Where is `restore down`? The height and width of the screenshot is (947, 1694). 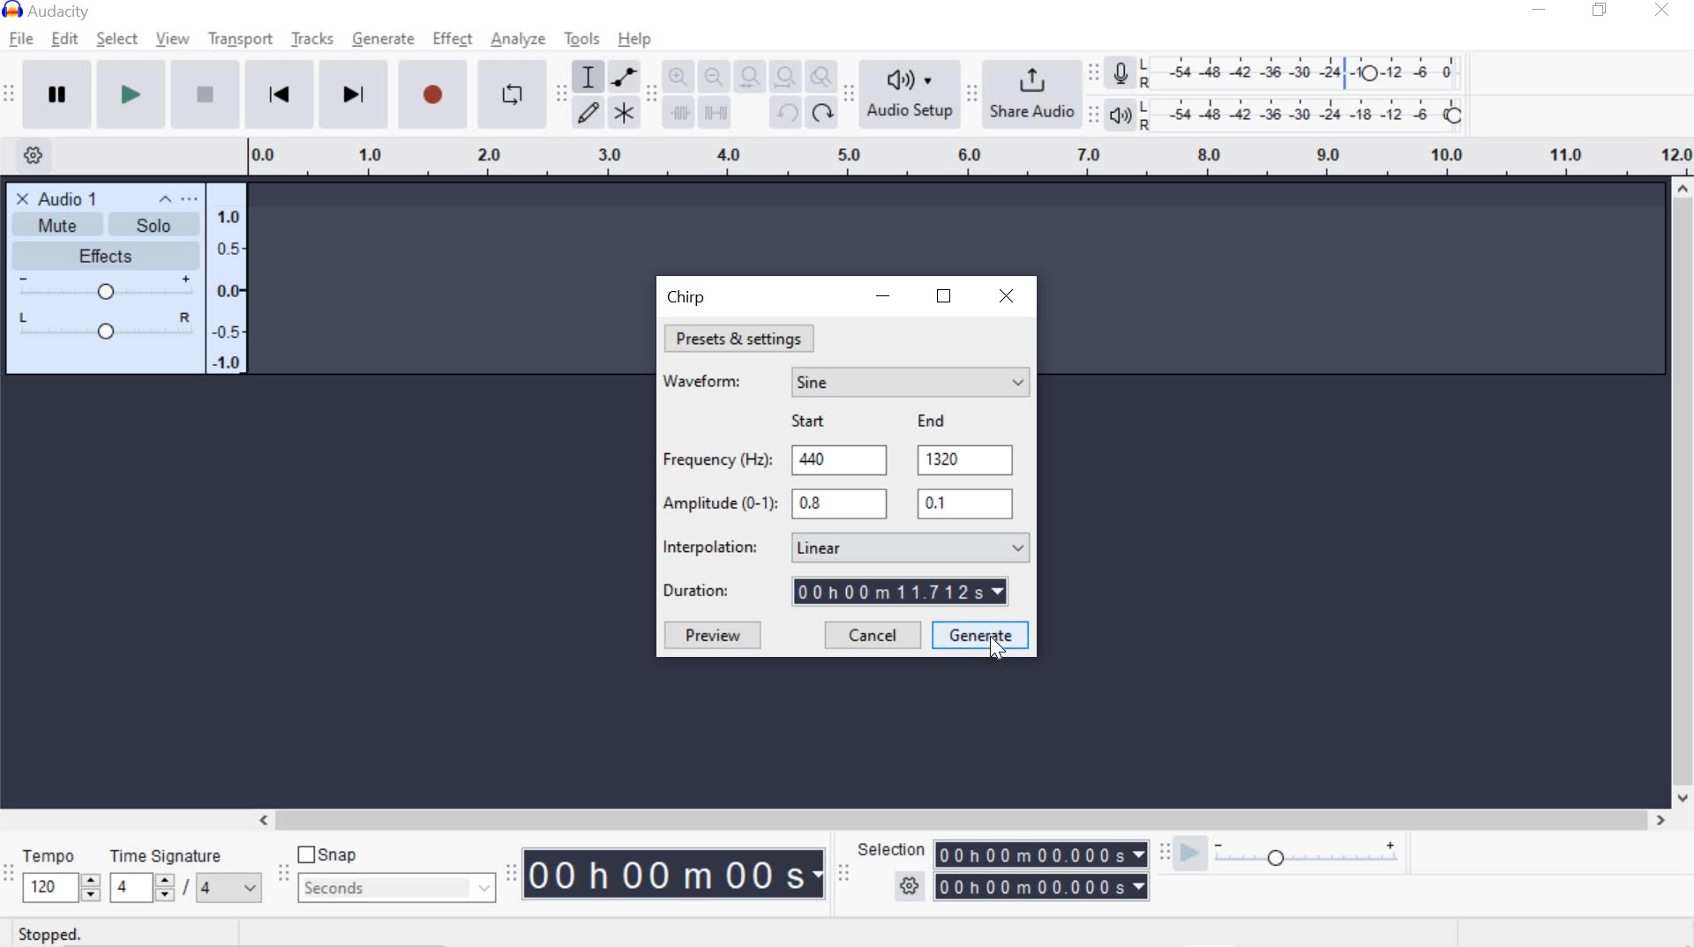
restore down is located at coordinates (1600, 11).